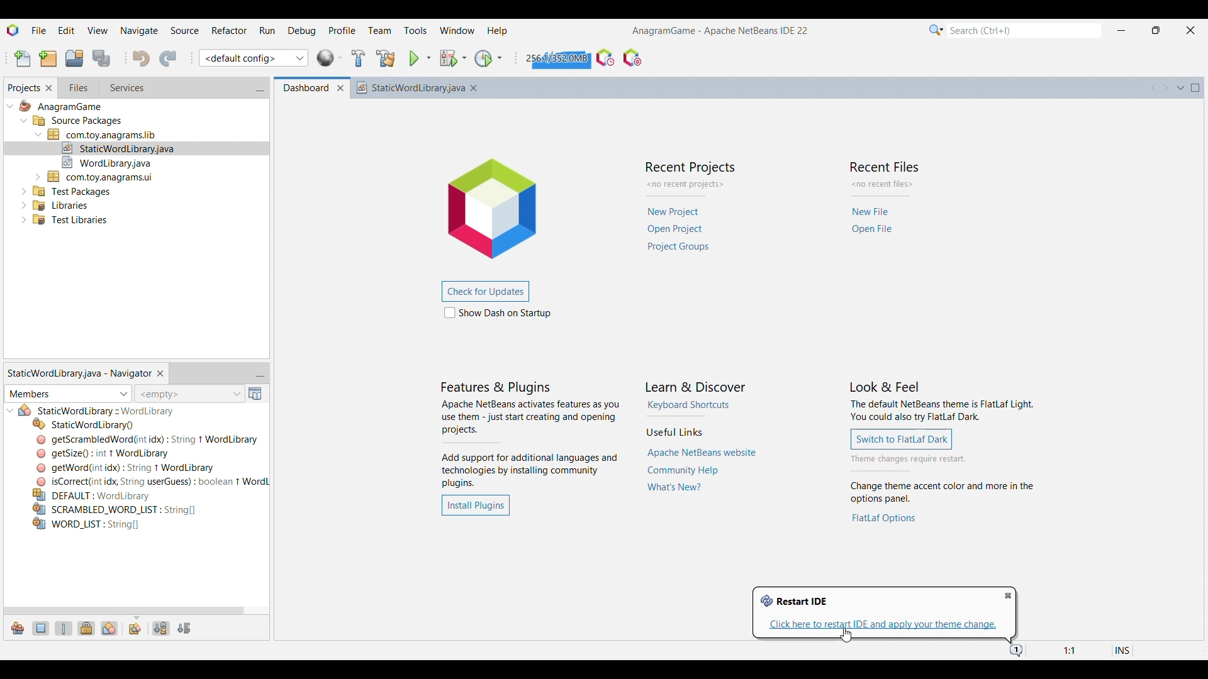  What do you see at coordinates (873, 221) in the screenshot?
I see `Recent files` at bounding box center [873, 221].